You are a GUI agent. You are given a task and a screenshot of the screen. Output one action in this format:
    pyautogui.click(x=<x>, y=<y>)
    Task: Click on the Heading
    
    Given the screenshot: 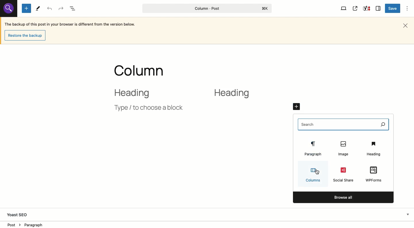 What is the action you would take?
    pyautogui.click(x=375, y=149)
    